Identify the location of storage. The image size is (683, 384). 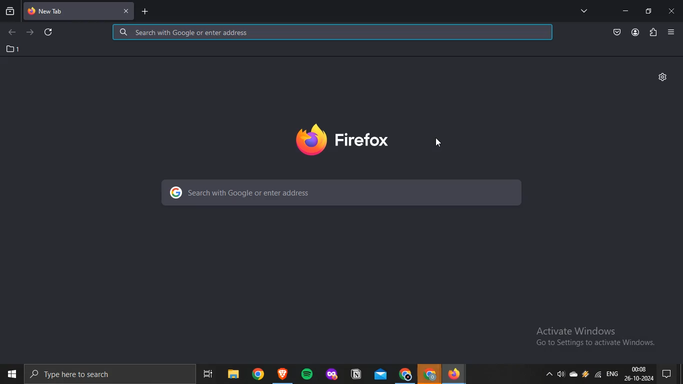
(575, 375).